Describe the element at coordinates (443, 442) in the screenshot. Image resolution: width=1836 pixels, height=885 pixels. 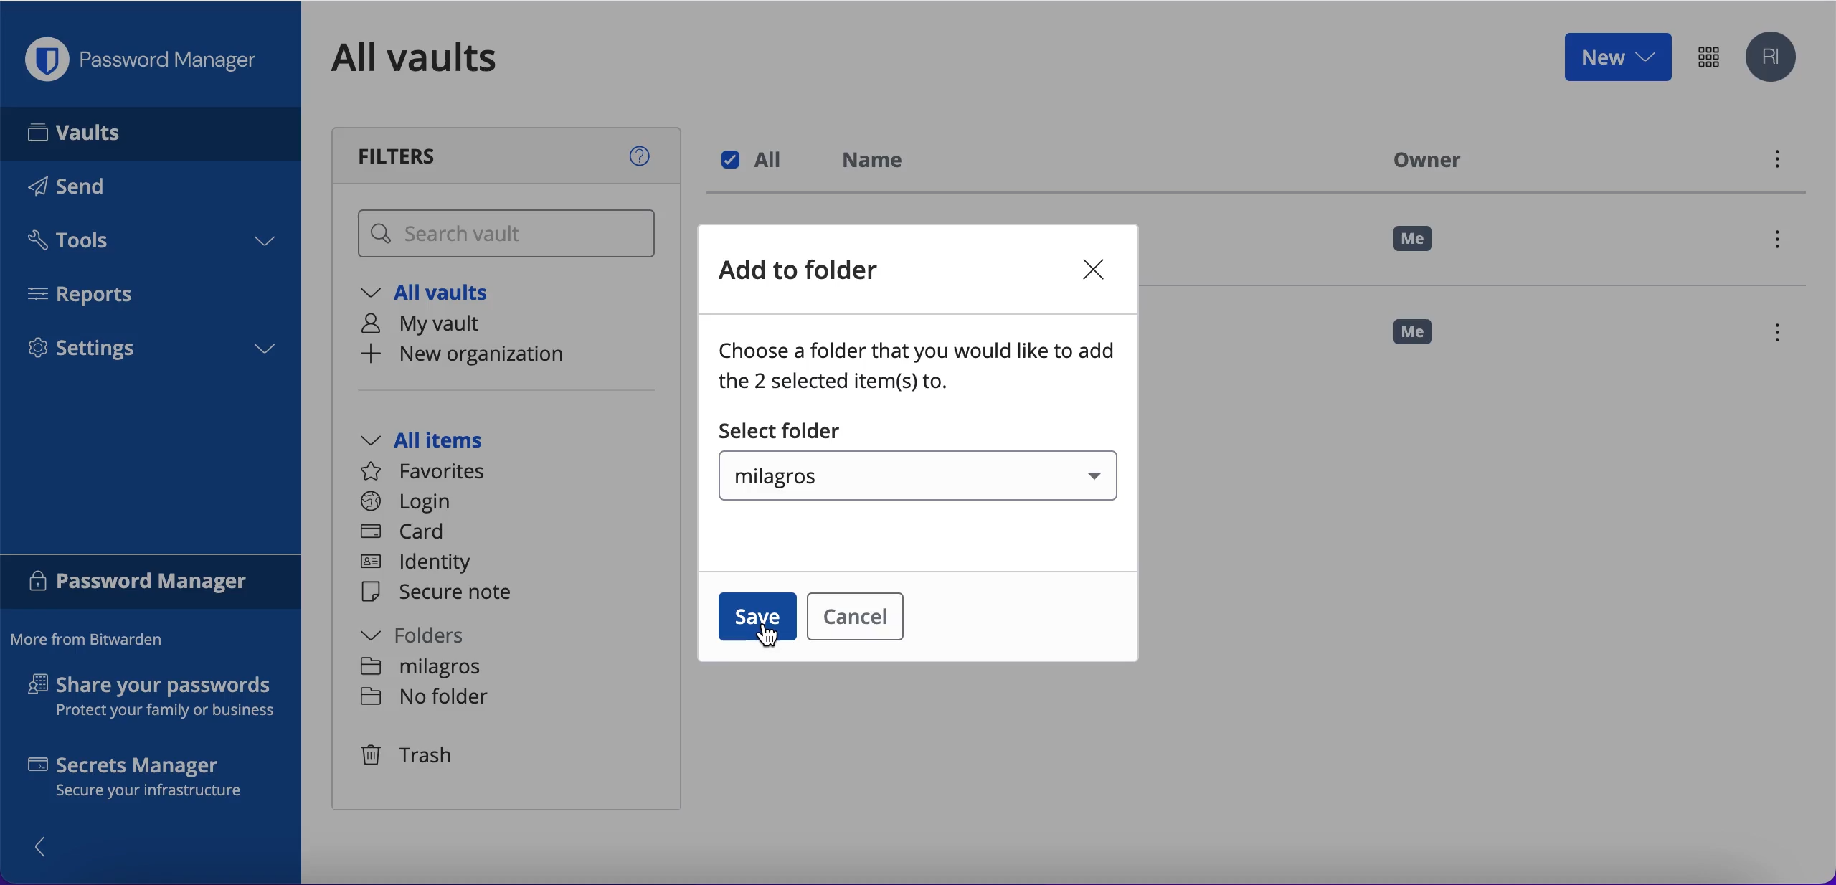
I see `all items` at that location.